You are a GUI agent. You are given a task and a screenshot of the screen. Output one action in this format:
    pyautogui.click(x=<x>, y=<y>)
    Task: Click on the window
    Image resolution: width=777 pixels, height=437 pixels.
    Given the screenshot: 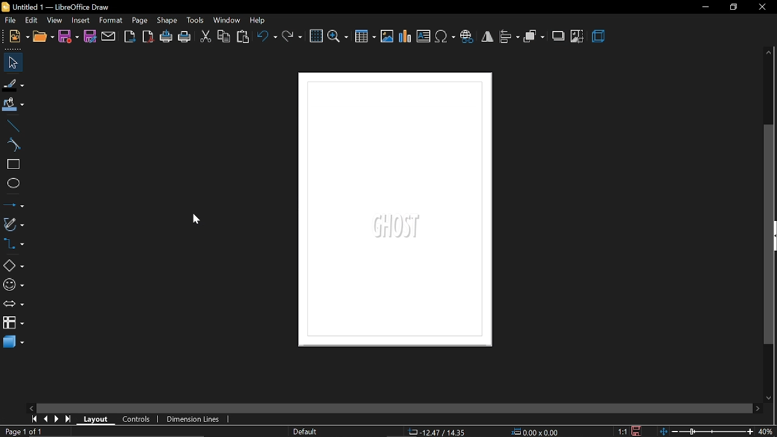 What is the action you would take?
    pyautogui.click(x=228, y=20)
    